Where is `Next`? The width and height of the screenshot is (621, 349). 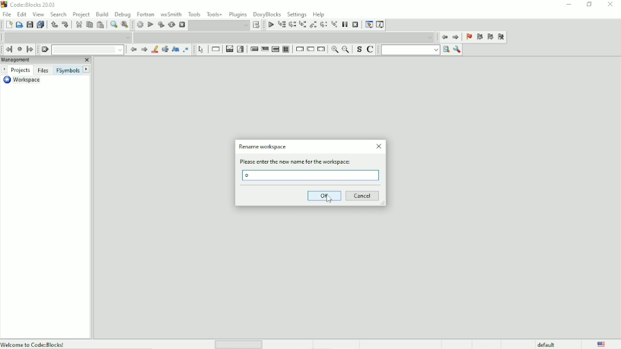 Next is located at coordinates (86, 69).